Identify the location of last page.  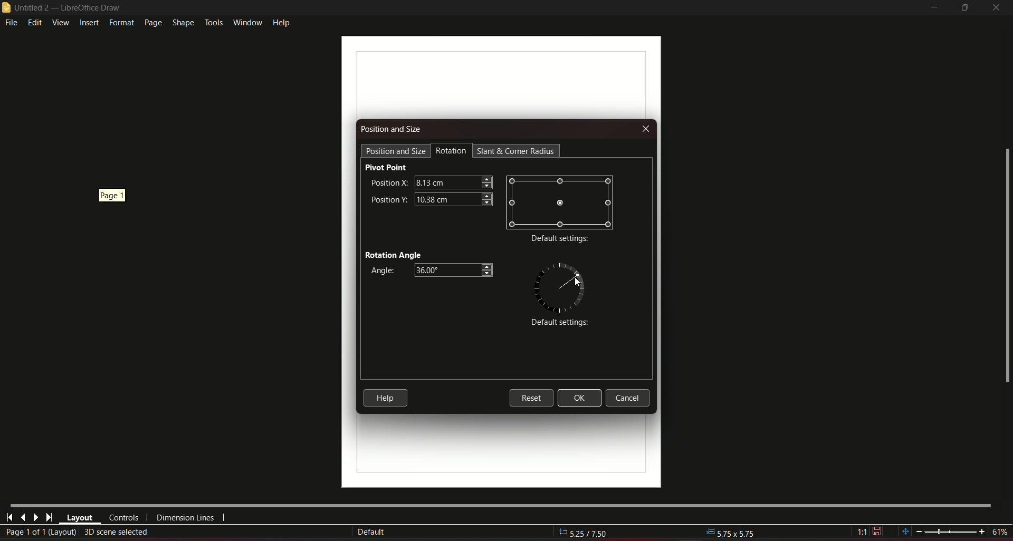
(23, 517).